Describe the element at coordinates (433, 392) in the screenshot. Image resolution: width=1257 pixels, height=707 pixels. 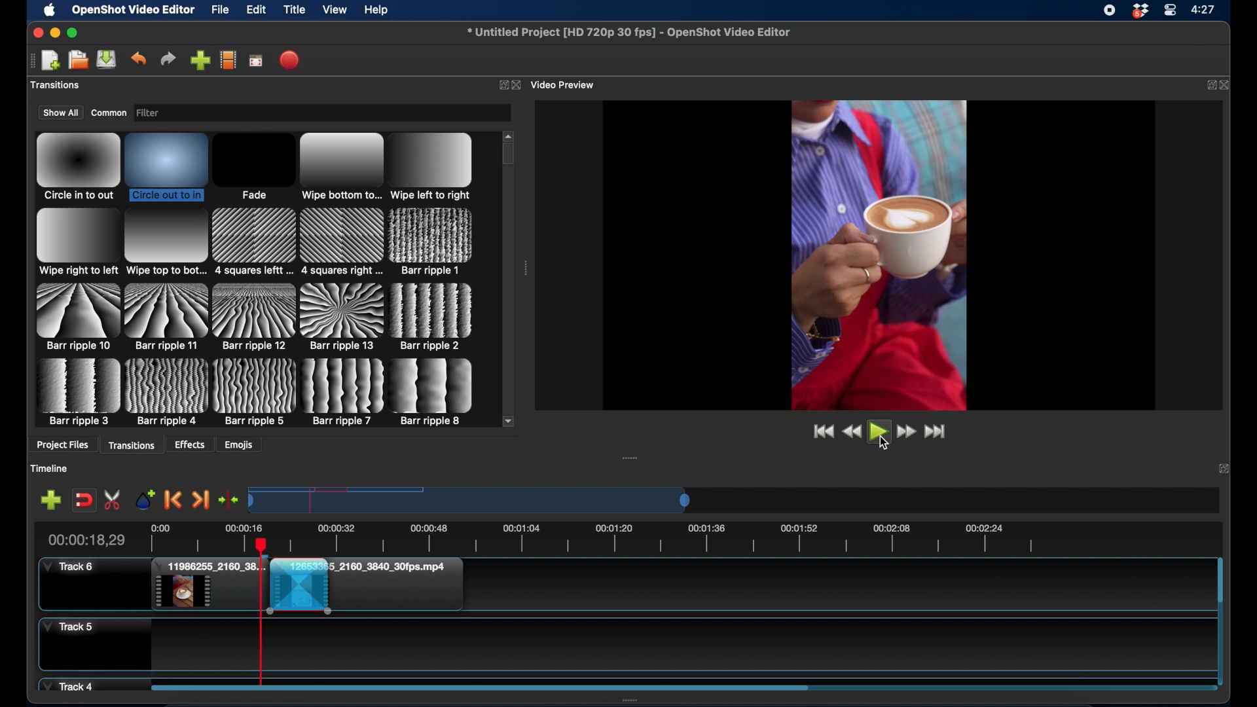
I see `transition` at that location.